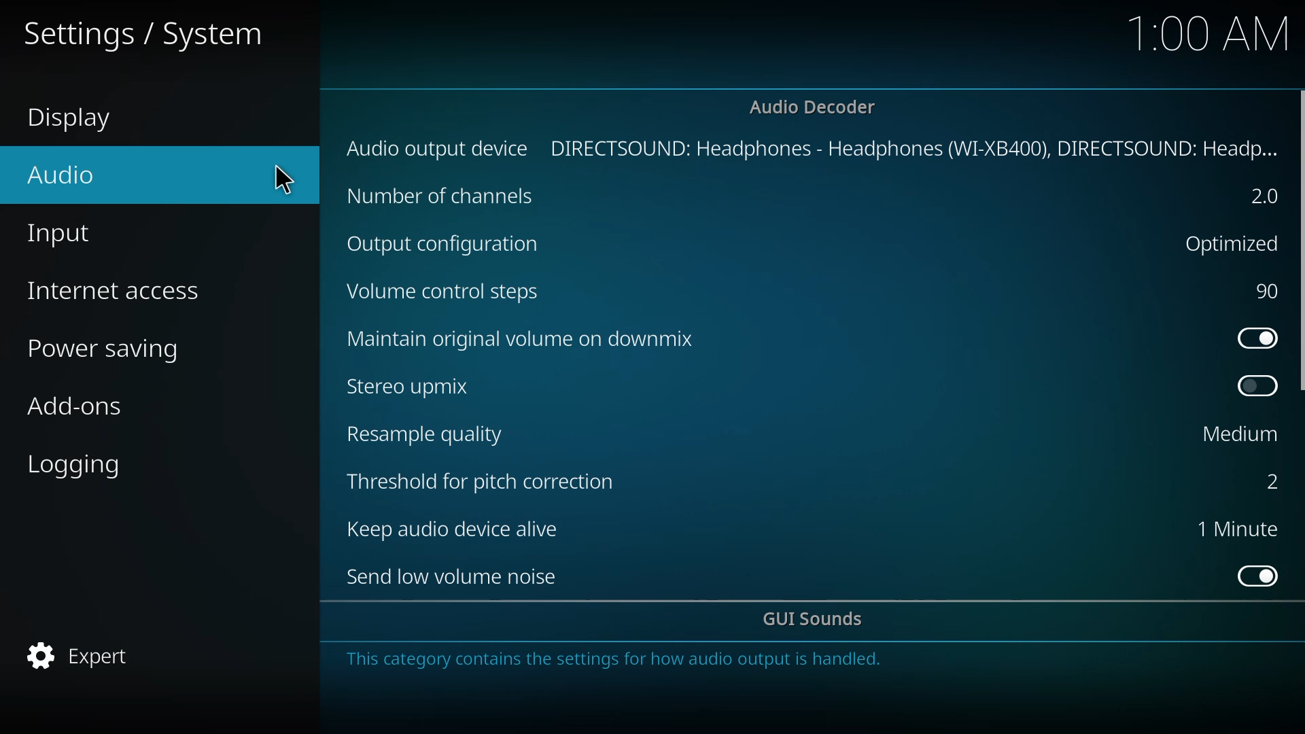 This screenshot has width=1305, height=734. What do you see at coordinates (155, 35) in the screenshot?
I see `settings` at bounding box center [155, 35].